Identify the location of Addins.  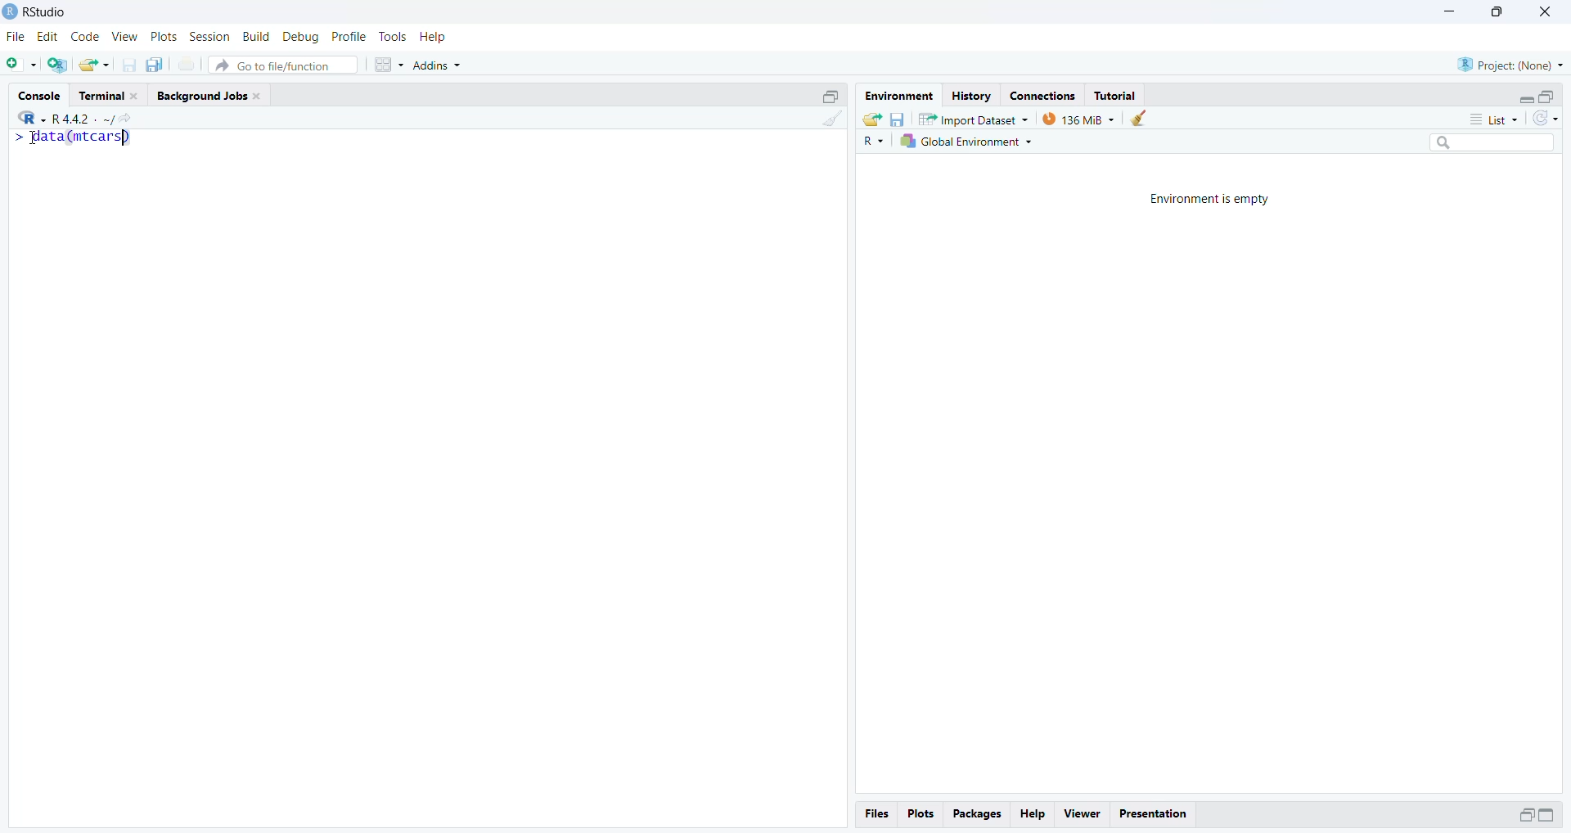
(442, 61).